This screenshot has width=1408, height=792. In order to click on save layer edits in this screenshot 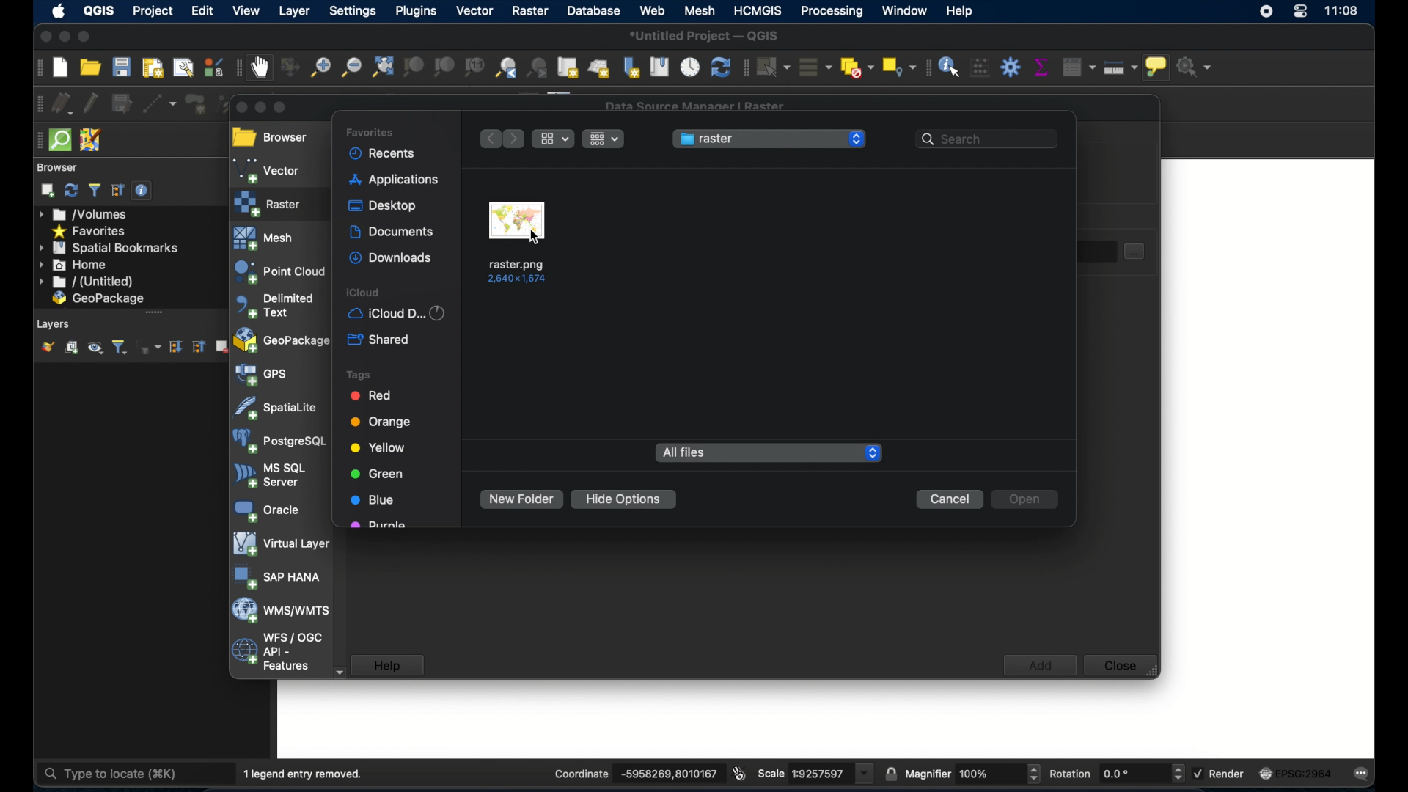, I will do `click(121, 101)`.